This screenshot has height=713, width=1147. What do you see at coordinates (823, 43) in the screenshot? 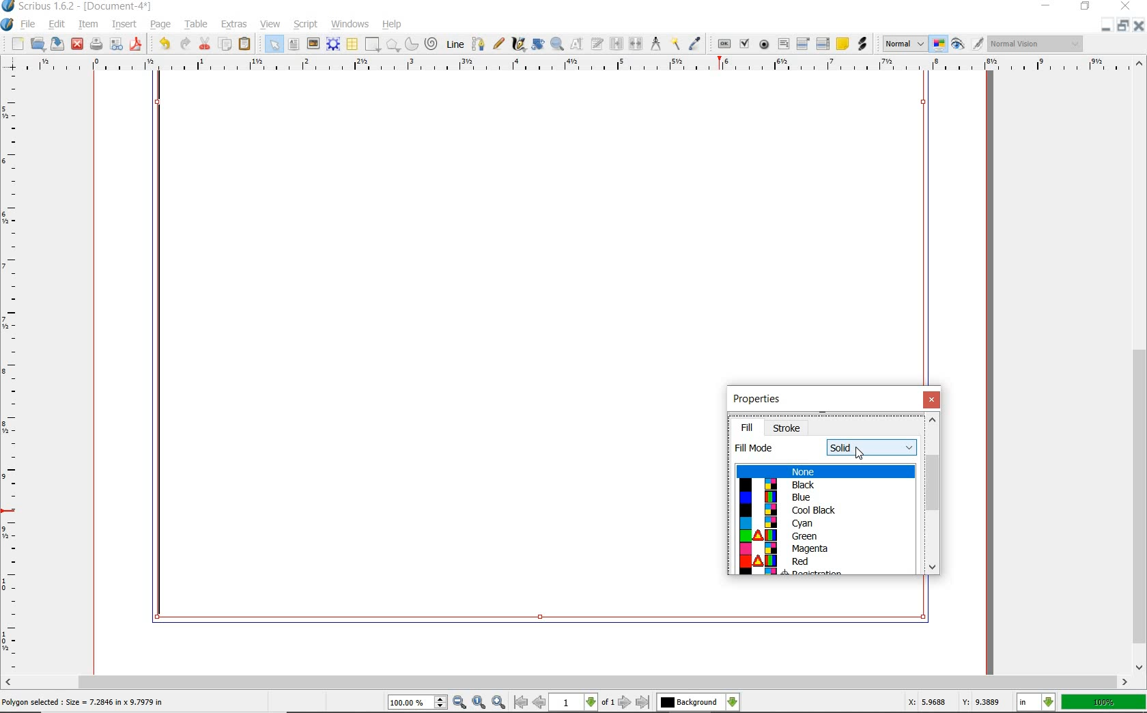
I see `pdf list box` at bounding box center [823, 43].